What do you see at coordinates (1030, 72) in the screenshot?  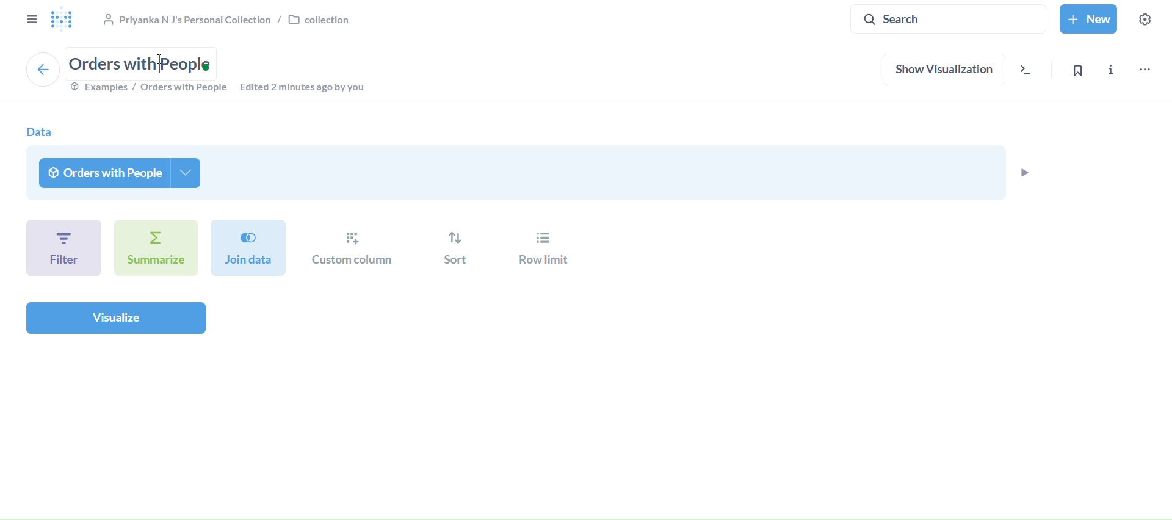 I see `view the sql` at bounding box center [1030, 72].